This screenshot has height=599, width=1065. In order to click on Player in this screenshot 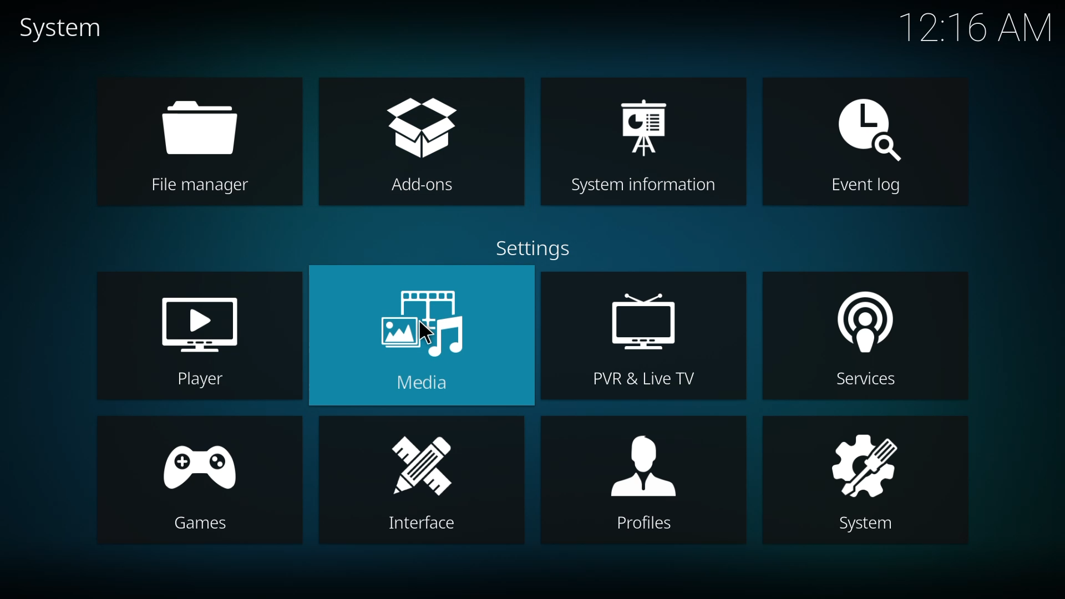, I will do `click(199, 380)`.